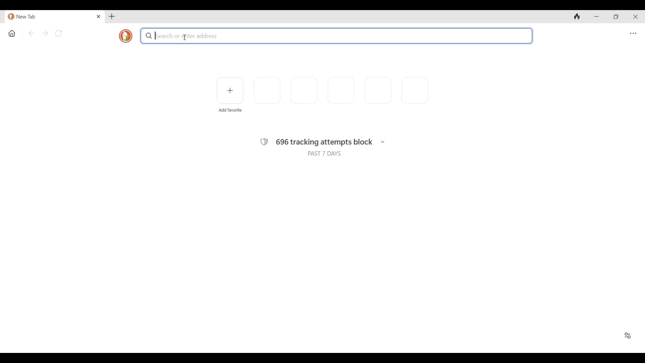 The width and height of the screenshot is (645, 363). What do you see at coordinates (633, 34) in the screenshot?
I see `Browser settings` at bounding box center [633, 34].